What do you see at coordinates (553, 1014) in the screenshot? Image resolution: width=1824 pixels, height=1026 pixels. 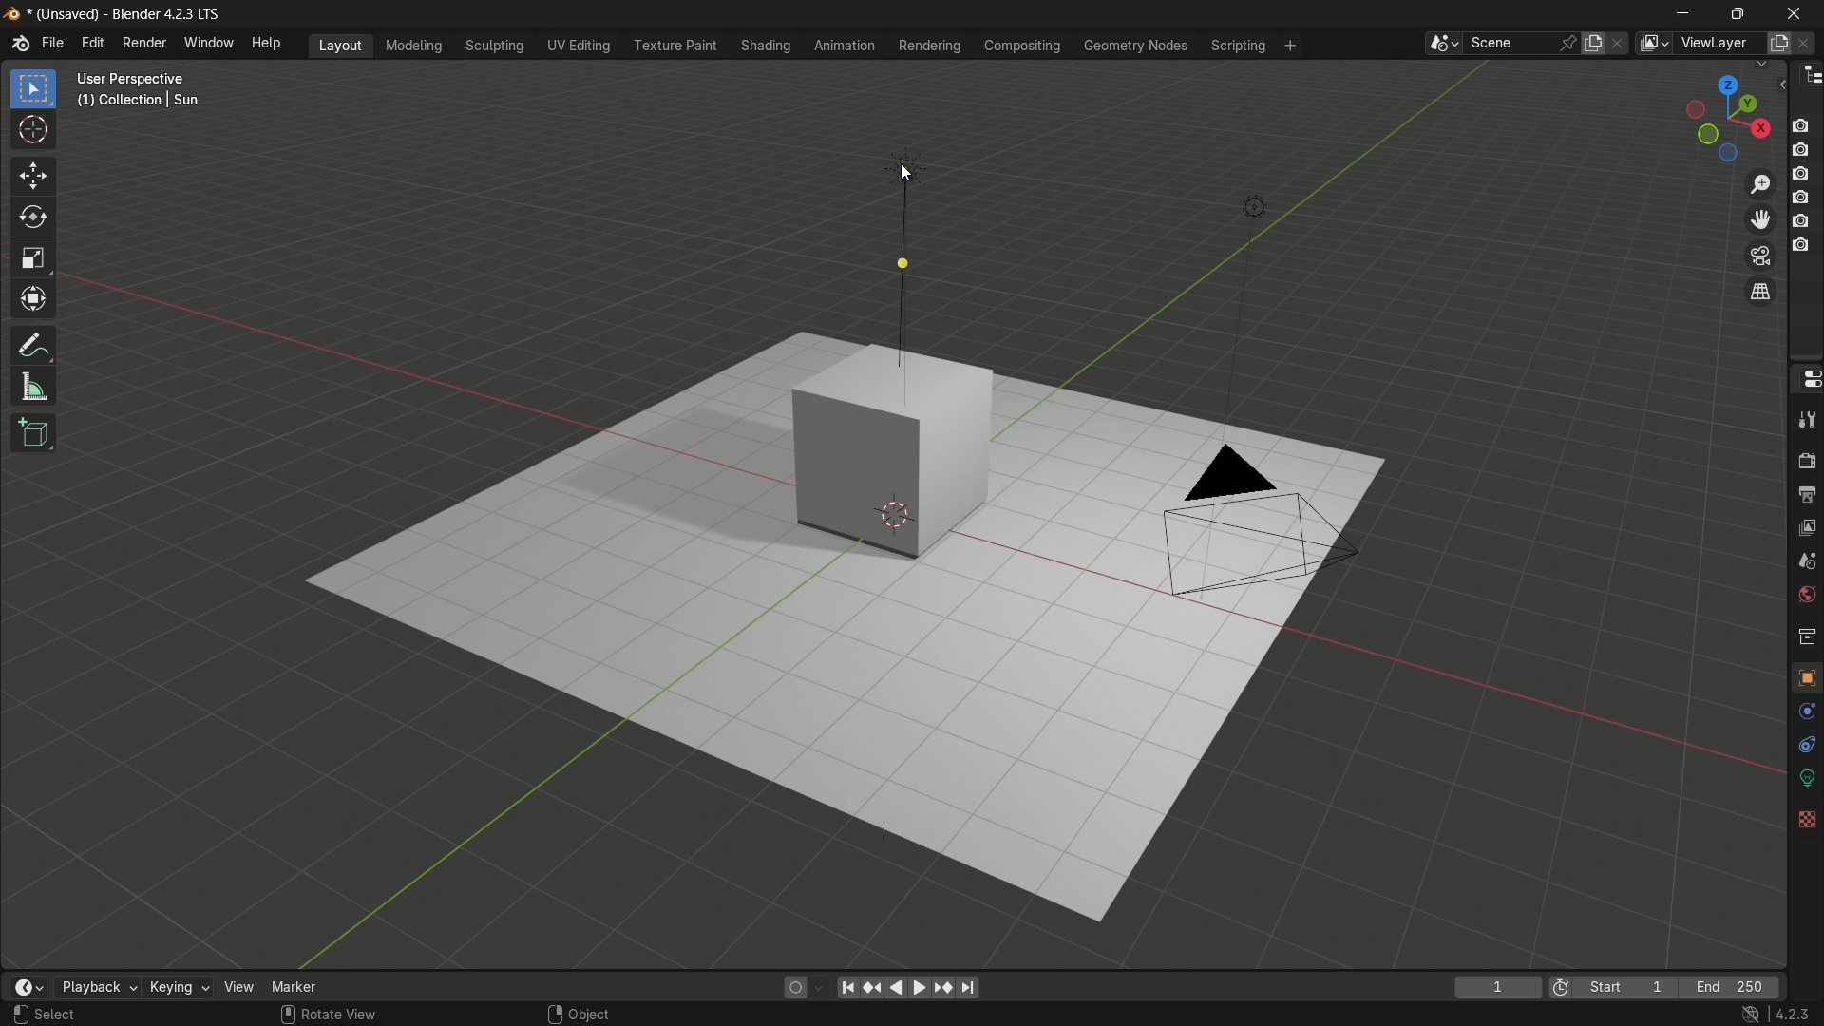 I see `right click` at bounding box center [553, 1014].